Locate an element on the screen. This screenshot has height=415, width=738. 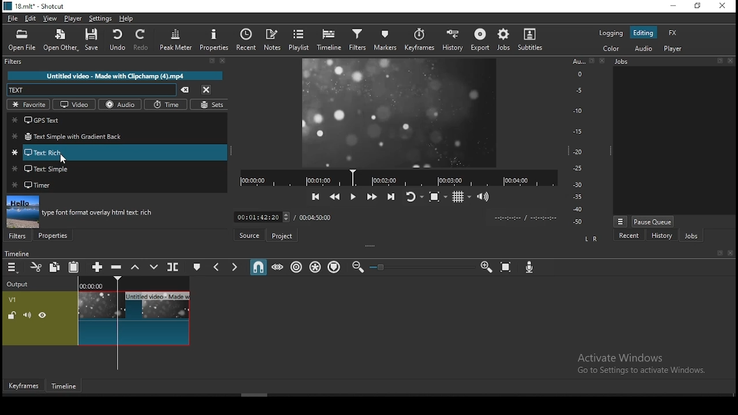
source is located at coordinates (248, 235).